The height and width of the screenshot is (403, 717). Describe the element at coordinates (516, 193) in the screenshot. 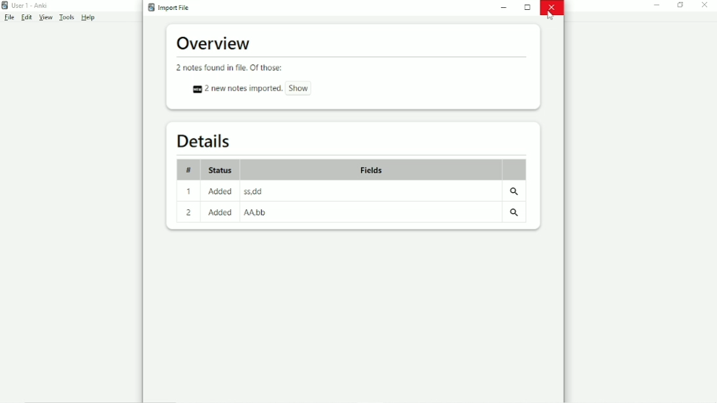

I see `Search` at that location.